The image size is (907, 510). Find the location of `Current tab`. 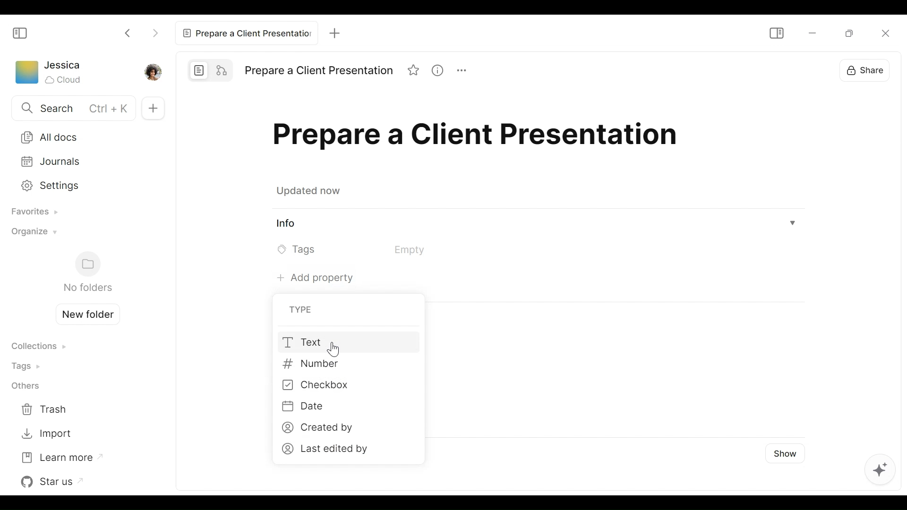

Current tab is located at coordinates (246, 32).